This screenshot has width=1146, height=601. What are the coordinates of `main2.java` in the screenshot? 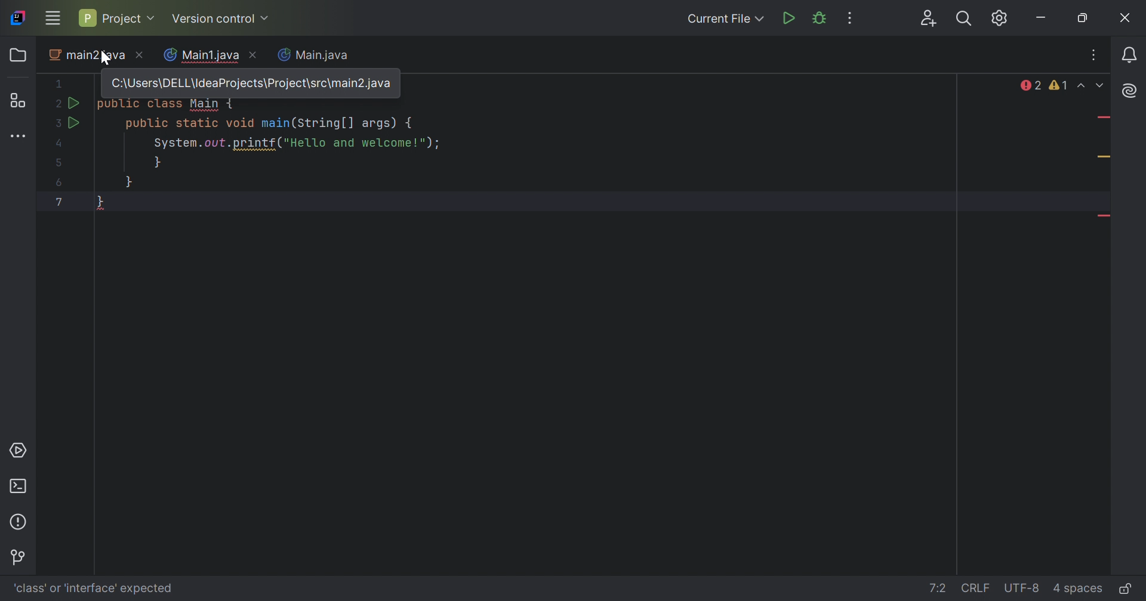 It's located at (97, 56).